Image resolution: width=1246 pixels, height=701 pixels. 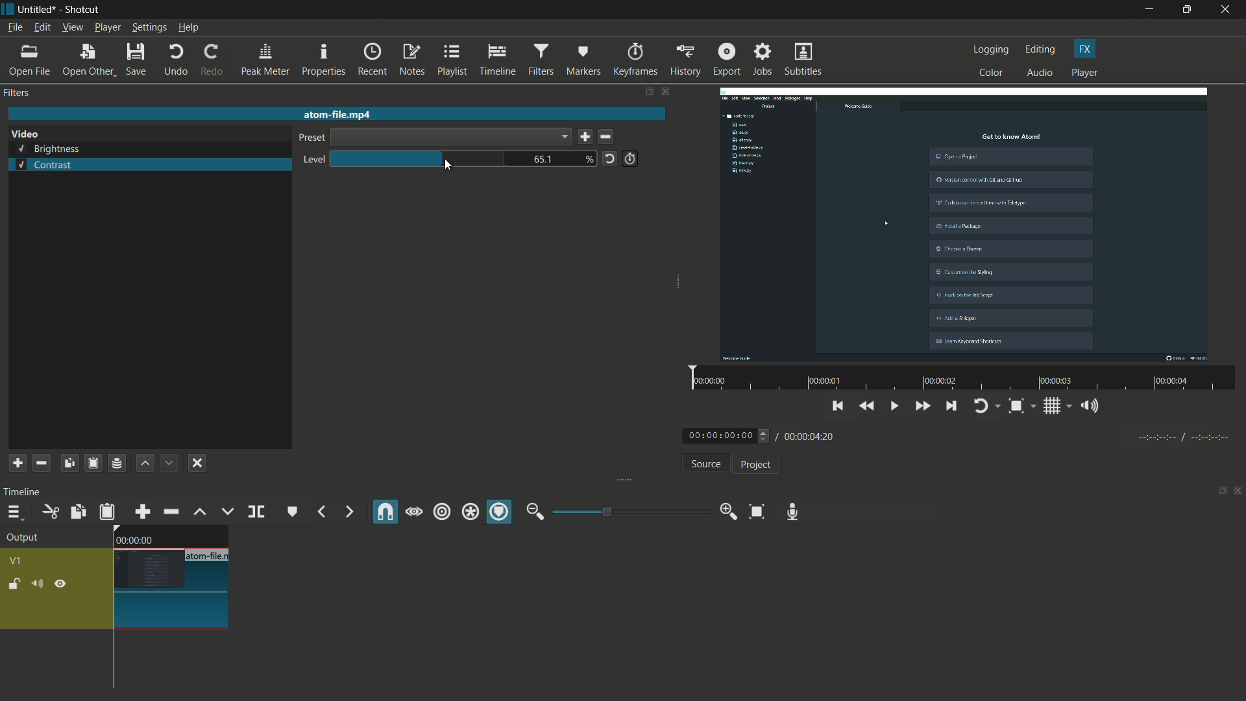 What do you see at coordinates (1084, 73) in the screenshot?
I see `player` at bounding box center [1084, 73].